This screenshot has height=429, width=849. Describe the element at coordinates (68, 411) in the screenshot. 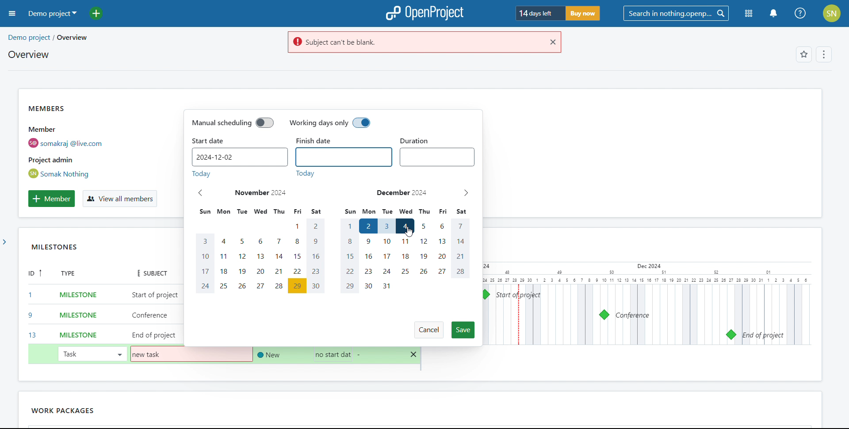

I see `work packages` at that location.